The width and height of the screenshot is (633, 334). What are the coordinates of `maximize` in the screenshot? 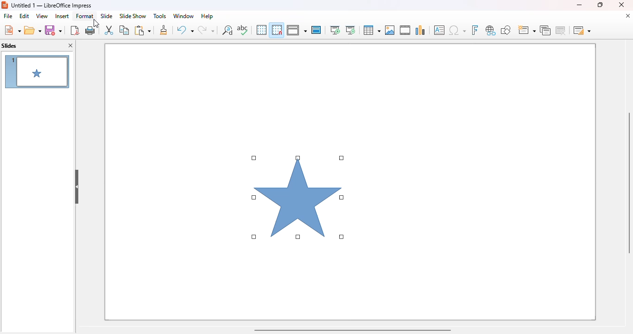 It's located at (599, 5).